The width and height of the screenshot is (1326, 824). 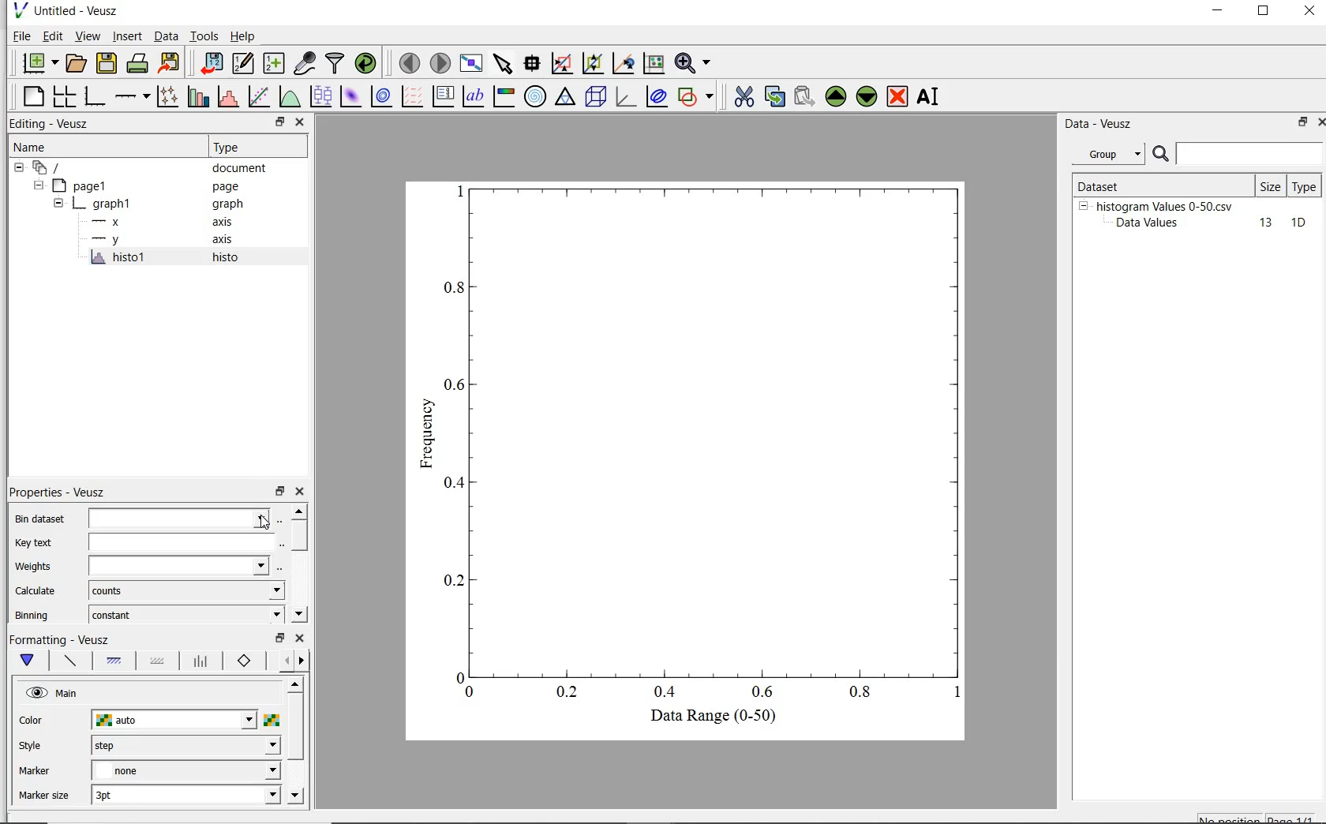 What do you see at coordinates (105, 206) in the screenshot?
I see `graph1` at bounding box center [105, 206].